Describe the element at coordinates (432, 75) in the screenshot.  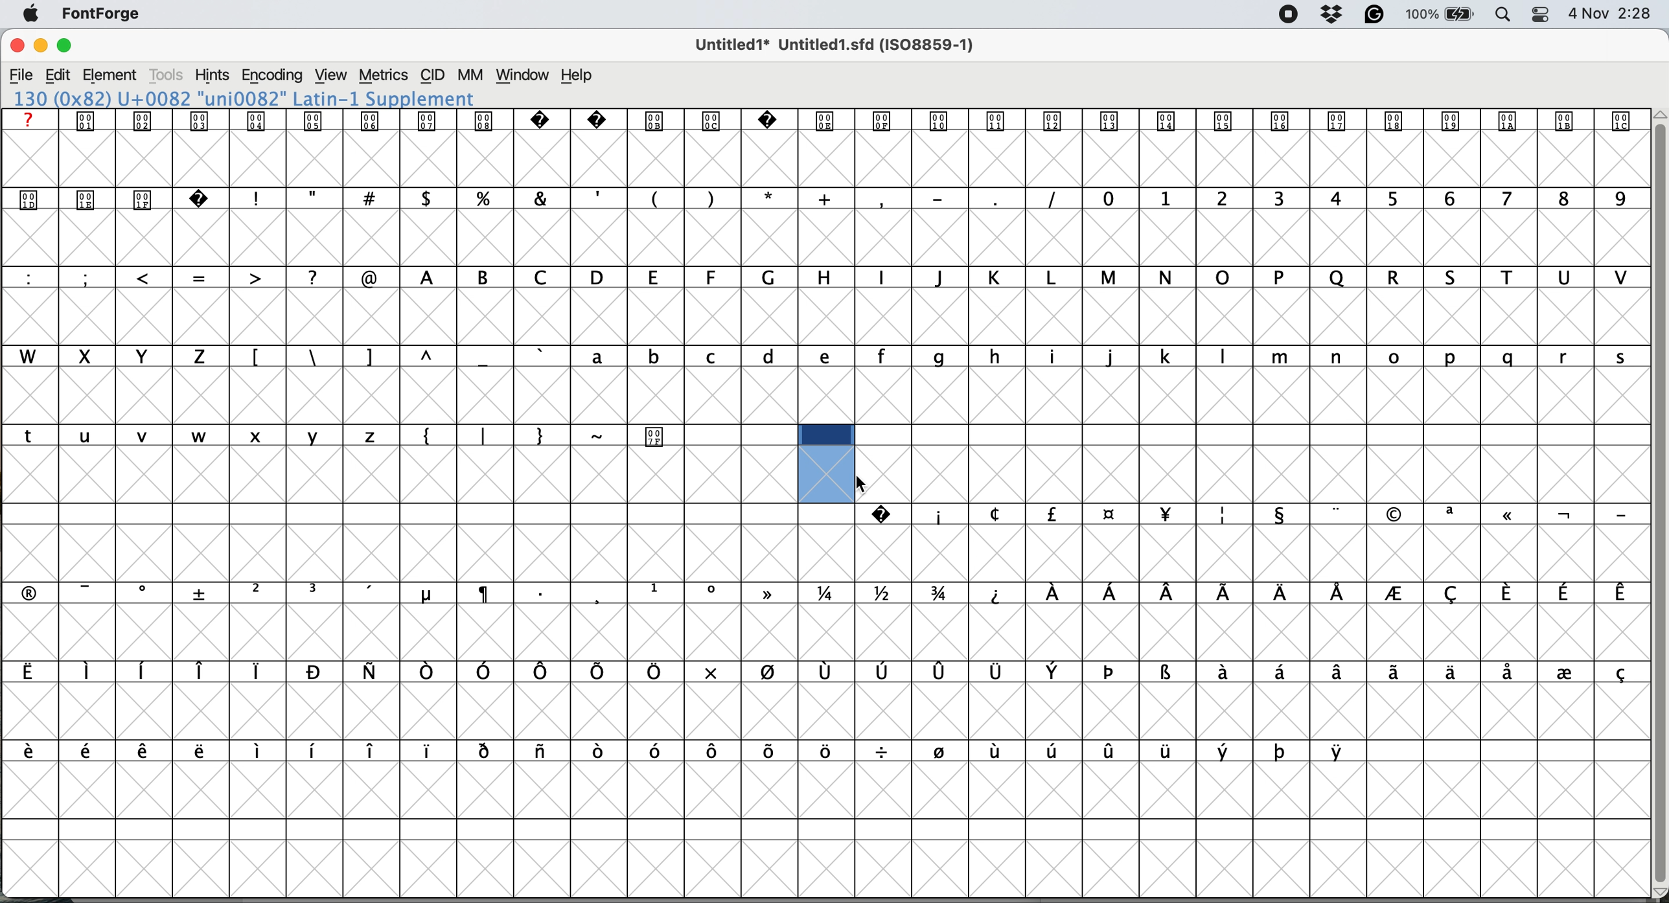
I see `cid` at that location.